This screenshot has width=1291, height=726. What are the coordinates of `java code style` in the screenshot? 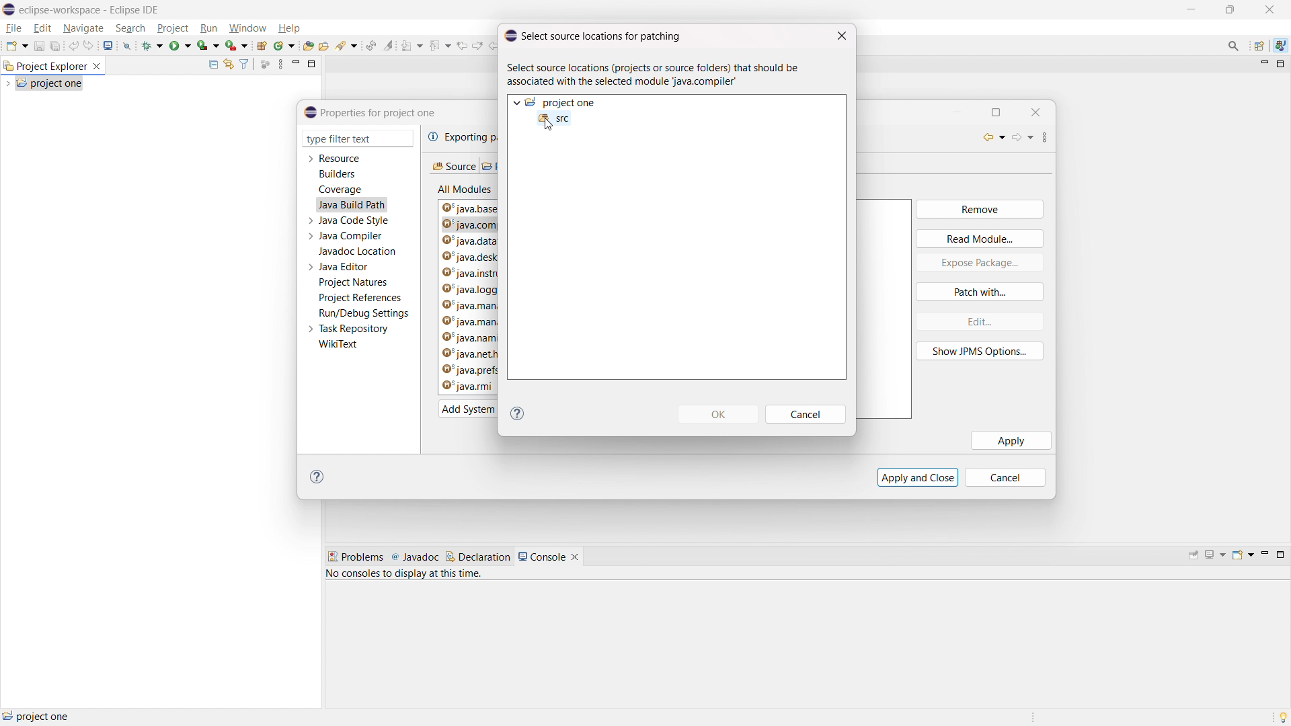 It's located at (355, 220).